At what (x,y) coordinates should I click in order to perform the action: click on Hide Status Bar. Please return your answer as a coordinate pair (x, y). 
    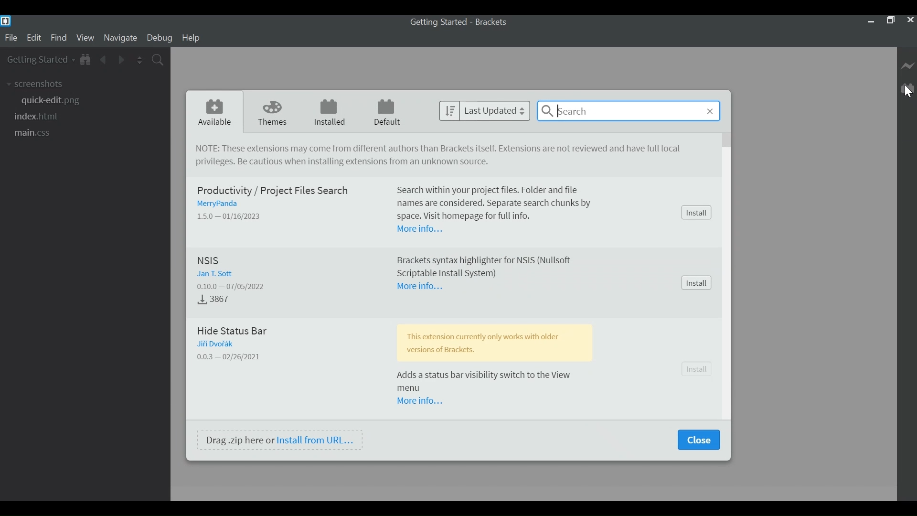
    Looking at the image, I should click on (238, 330).